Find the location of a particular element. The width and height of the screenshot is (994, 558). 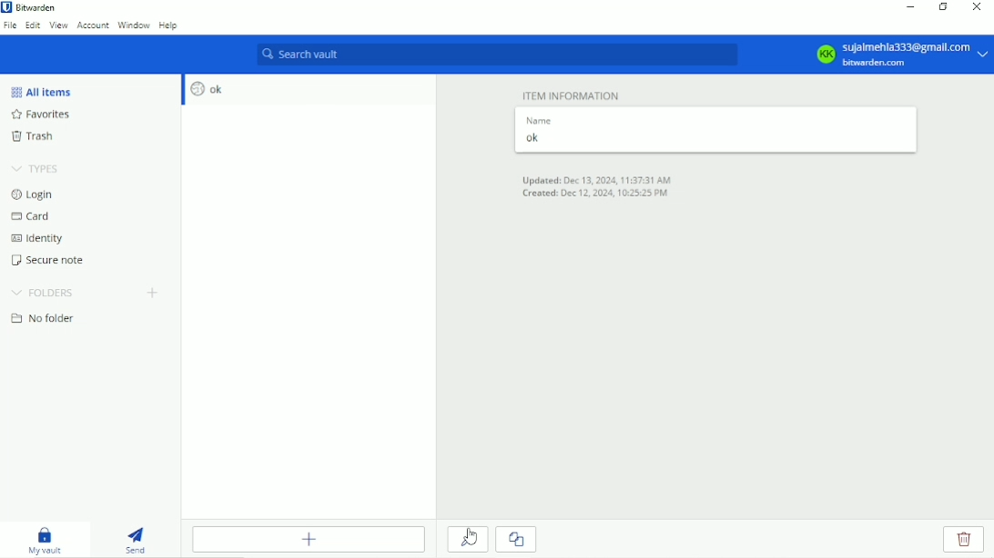

Minimize is located at coordinates (911, 6).